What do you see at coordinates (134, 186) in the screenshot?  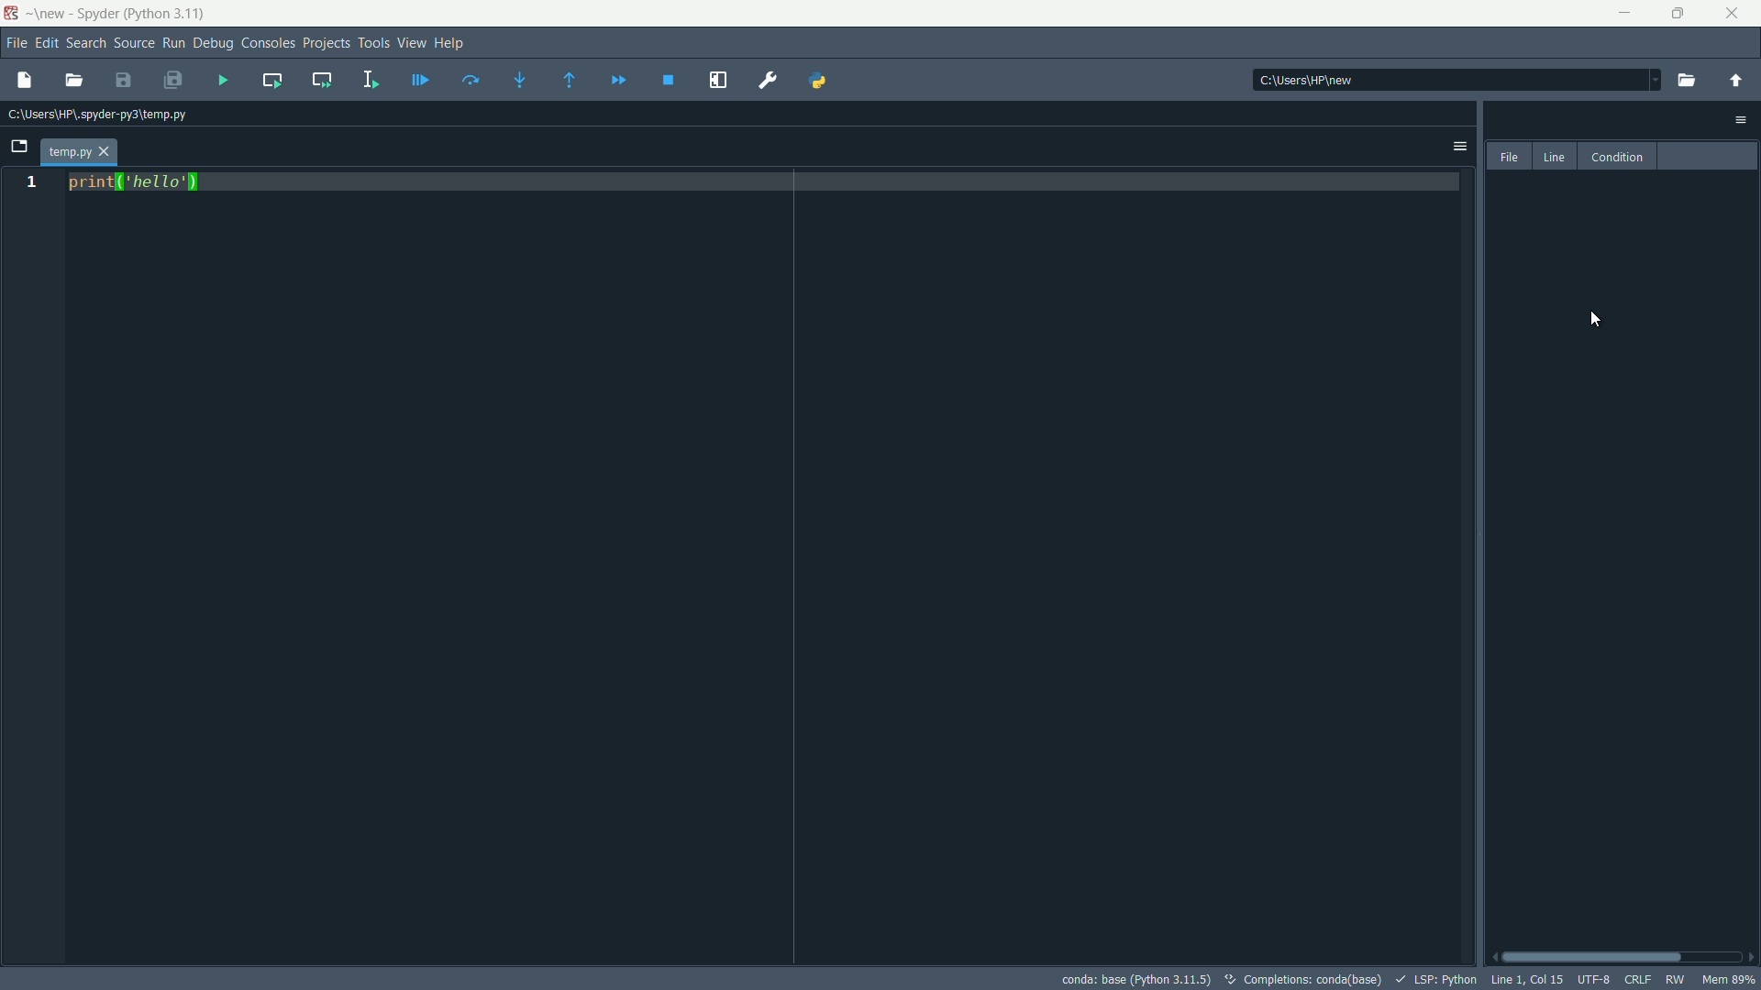 I see `print ('hello')` at bounding box center [134, 186].